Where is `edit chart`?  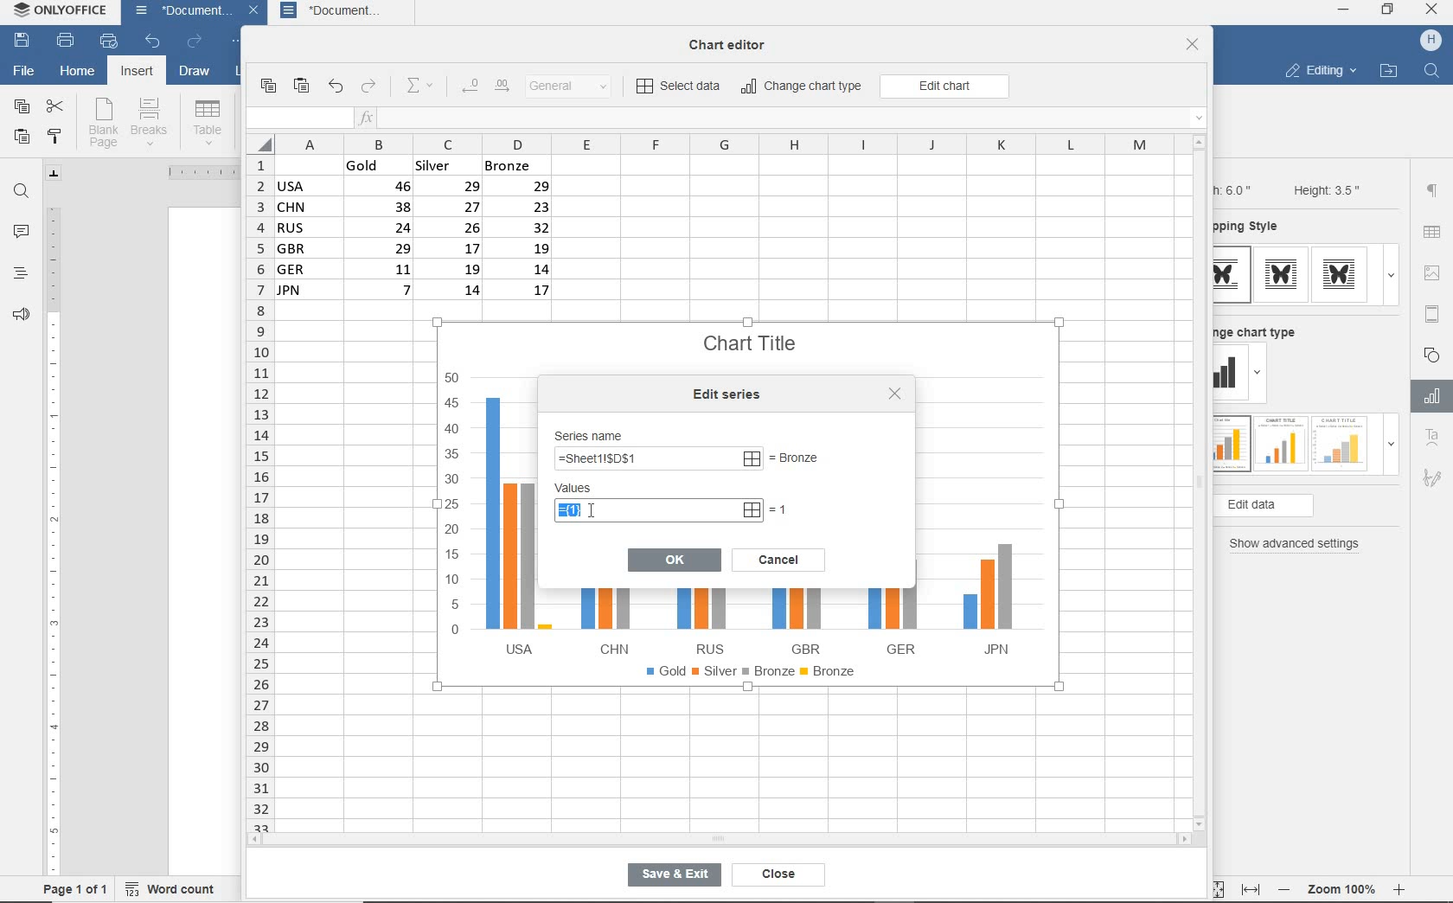
edit chart is located at coordinates (944, 86).